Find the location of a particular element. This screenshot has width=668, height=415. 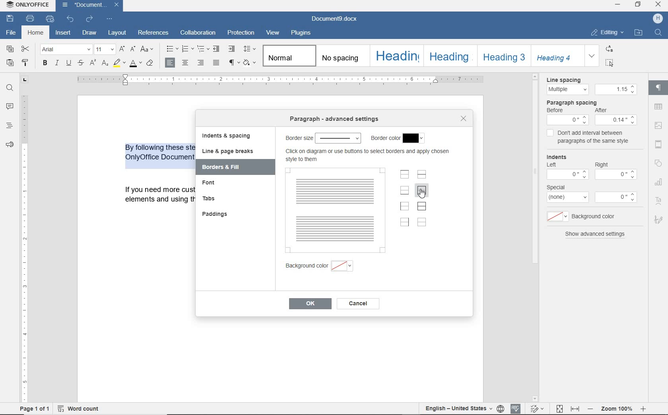

select is located at coordinates (343, 268).